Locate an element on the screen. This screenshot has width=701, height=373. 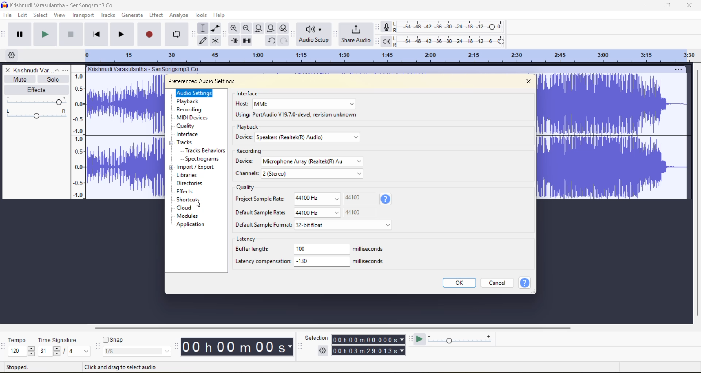
tracks is located at coordinates (110, 15).